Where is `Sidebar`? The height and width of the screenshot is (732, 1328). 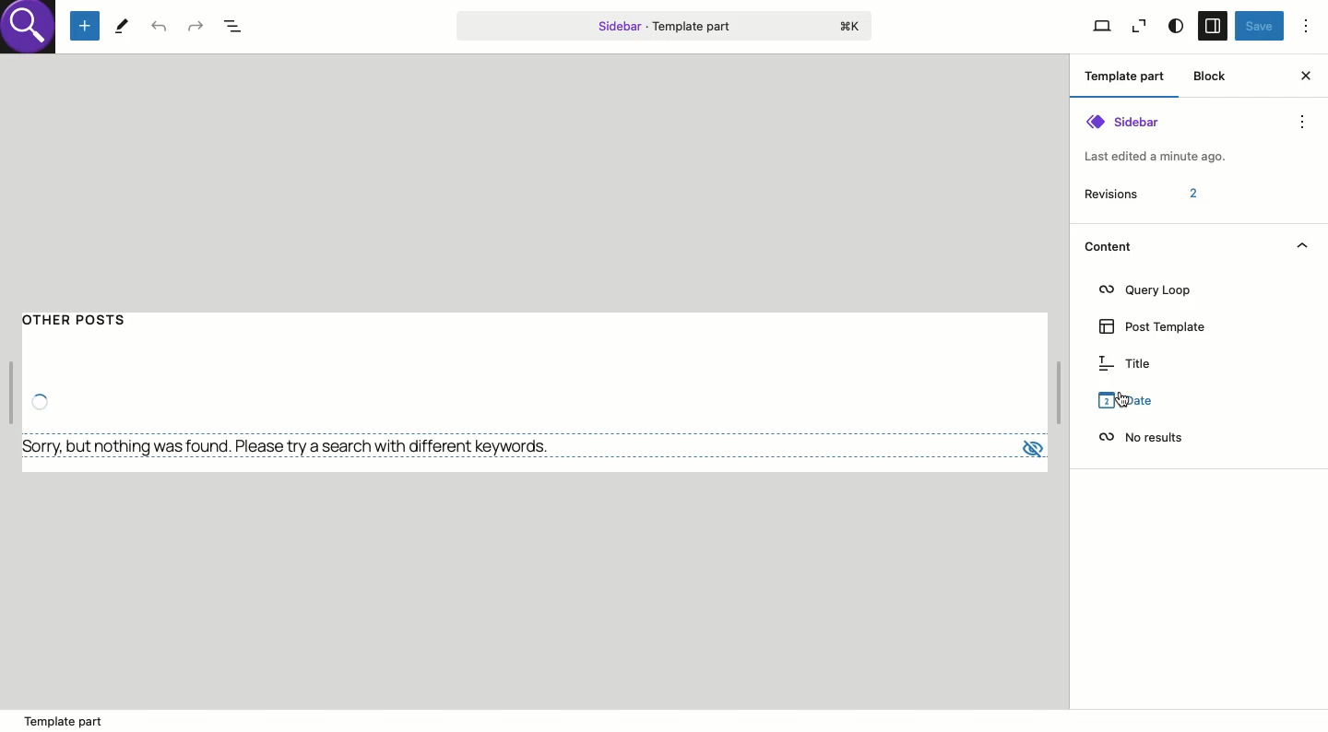
Sidebar is located at coordinates (1157, 138).